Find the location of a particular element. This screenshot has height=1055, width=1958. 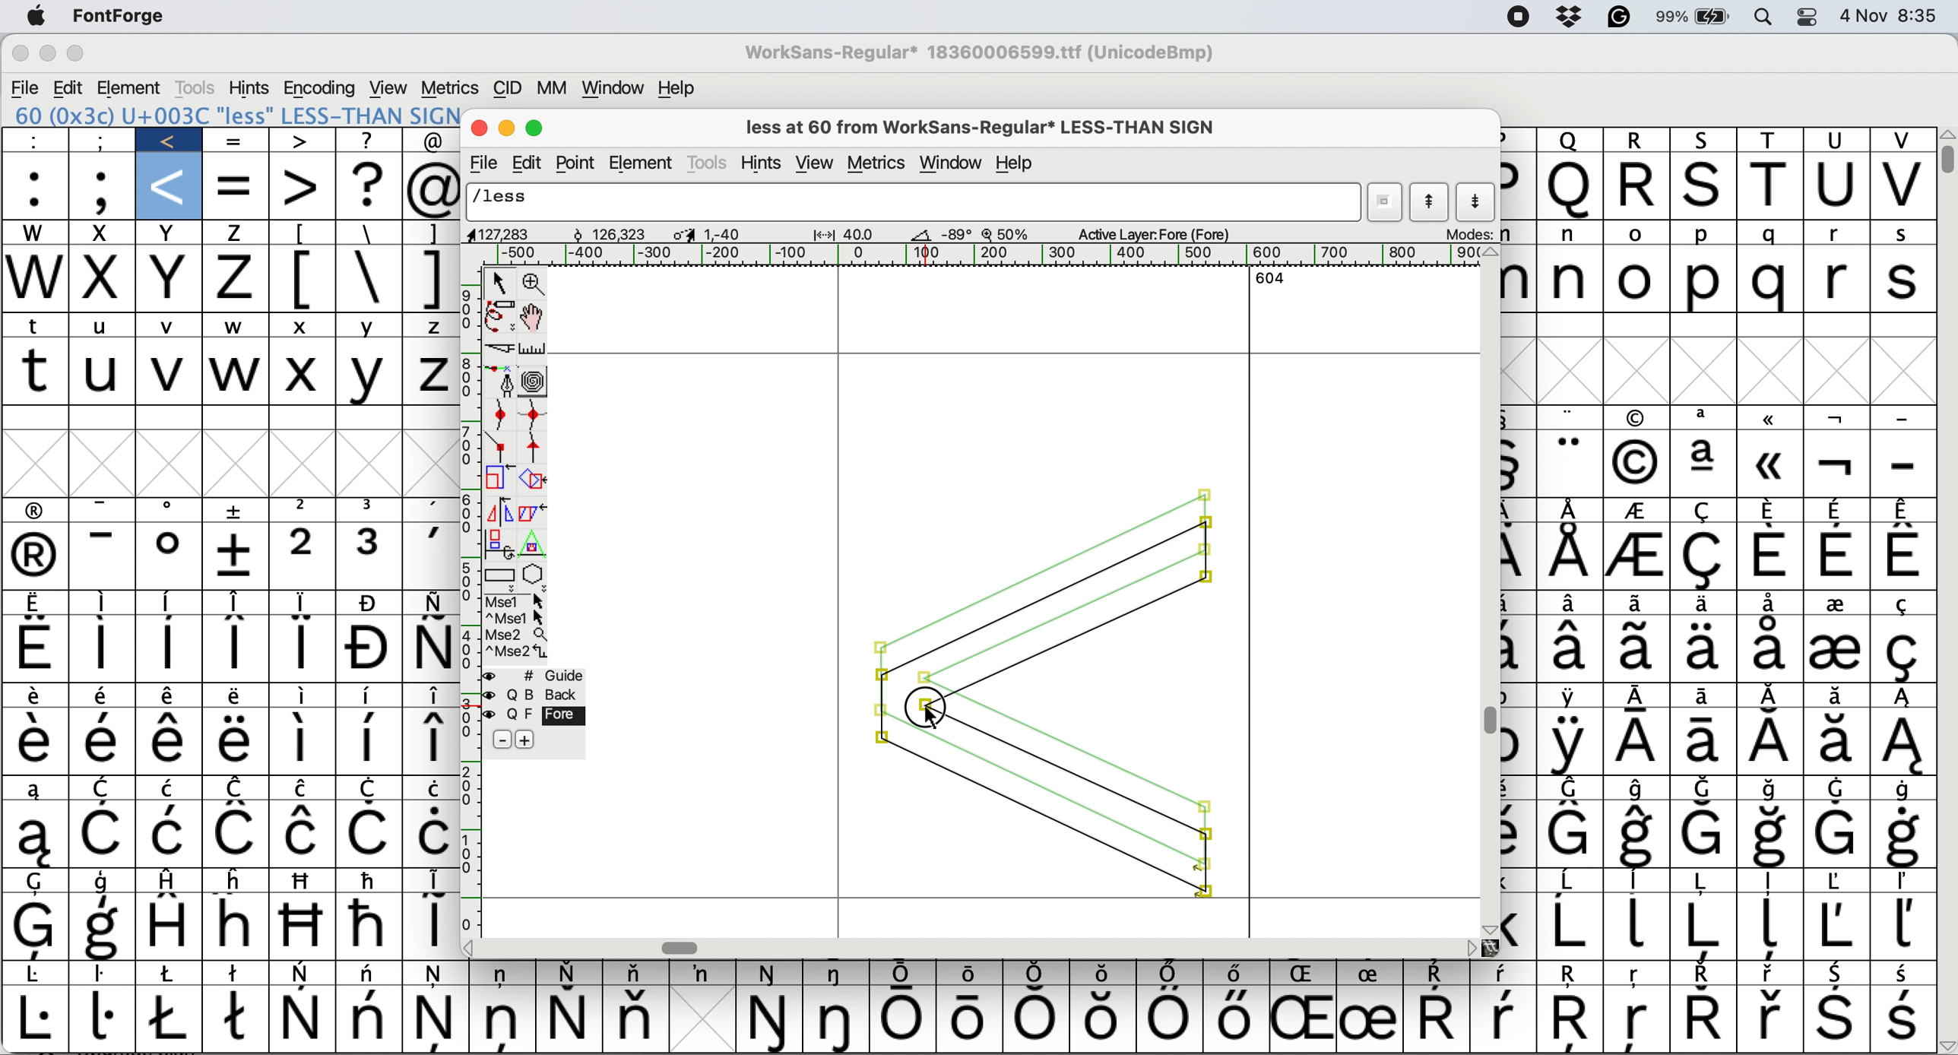

Symbol is located at coordinates (1636, 926).